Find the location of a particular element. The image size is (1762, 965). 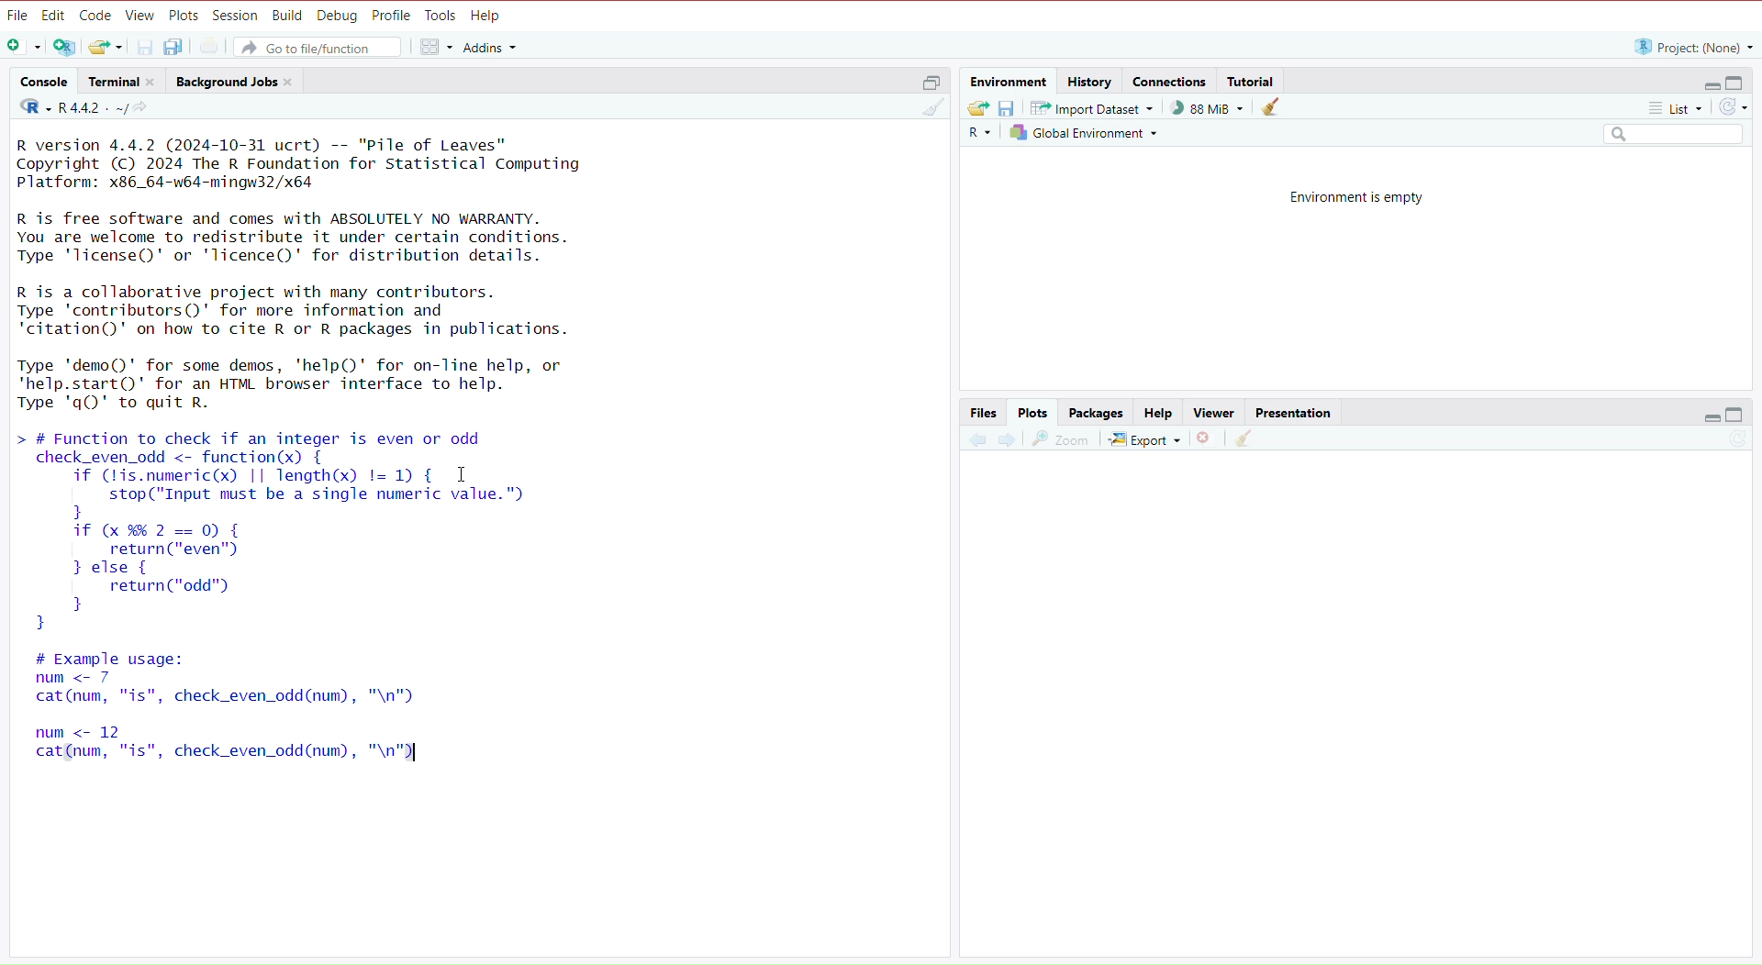

clear console is located at coordinates (926, 109).